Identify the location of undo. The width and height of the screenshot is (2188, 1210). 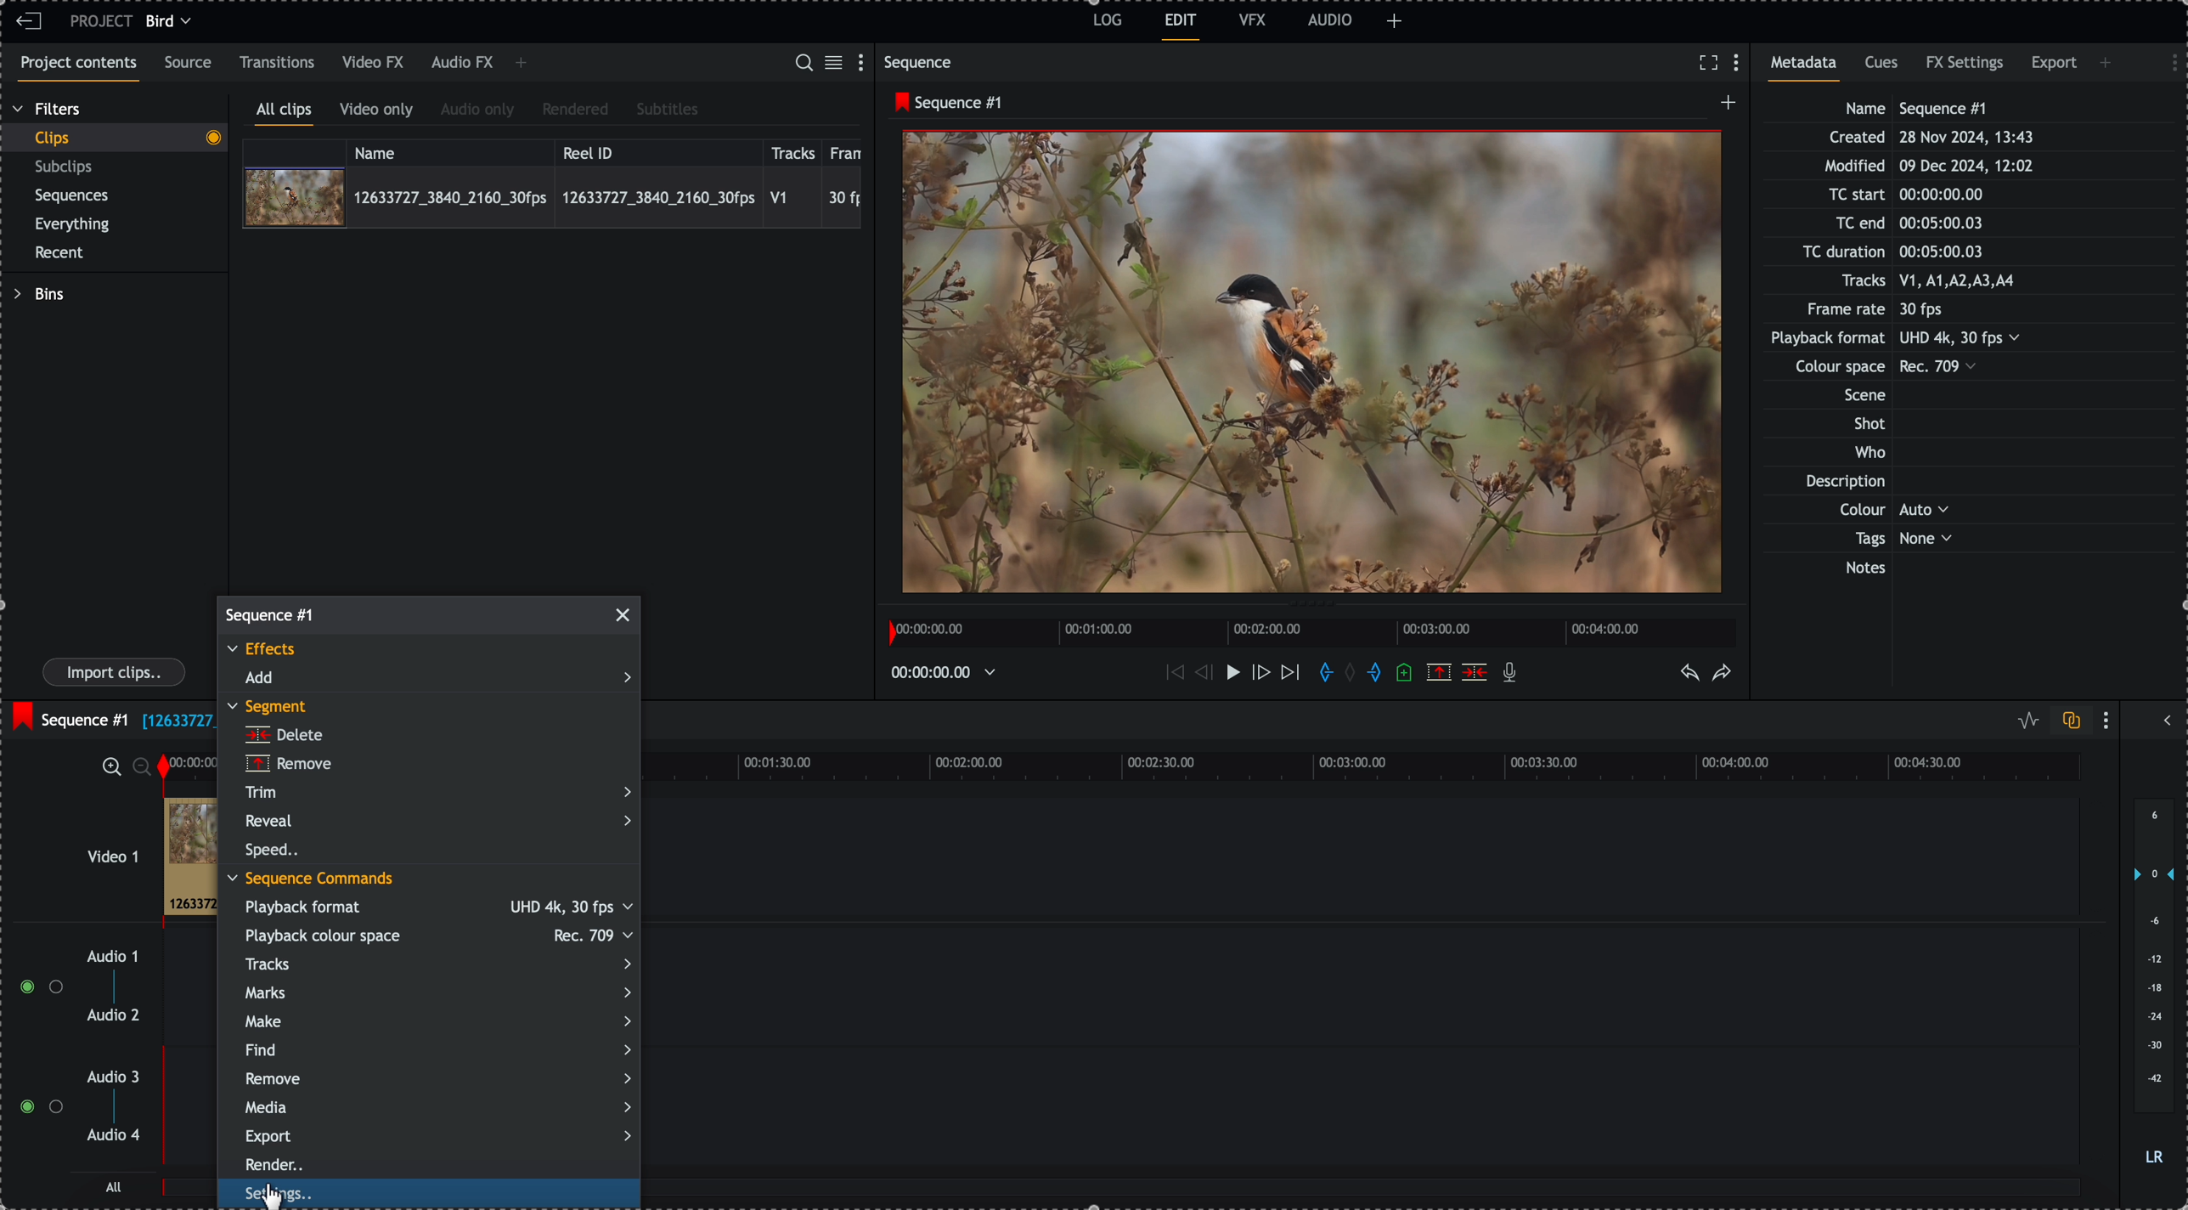
(1691, 674).